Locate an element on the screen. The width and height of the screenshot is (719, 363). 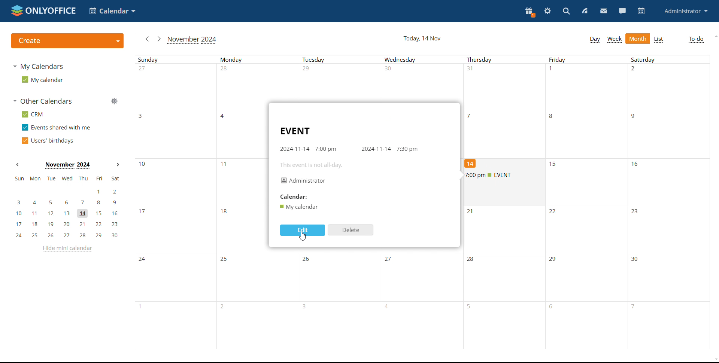
upcoming event is located at coordinates (503, 174).